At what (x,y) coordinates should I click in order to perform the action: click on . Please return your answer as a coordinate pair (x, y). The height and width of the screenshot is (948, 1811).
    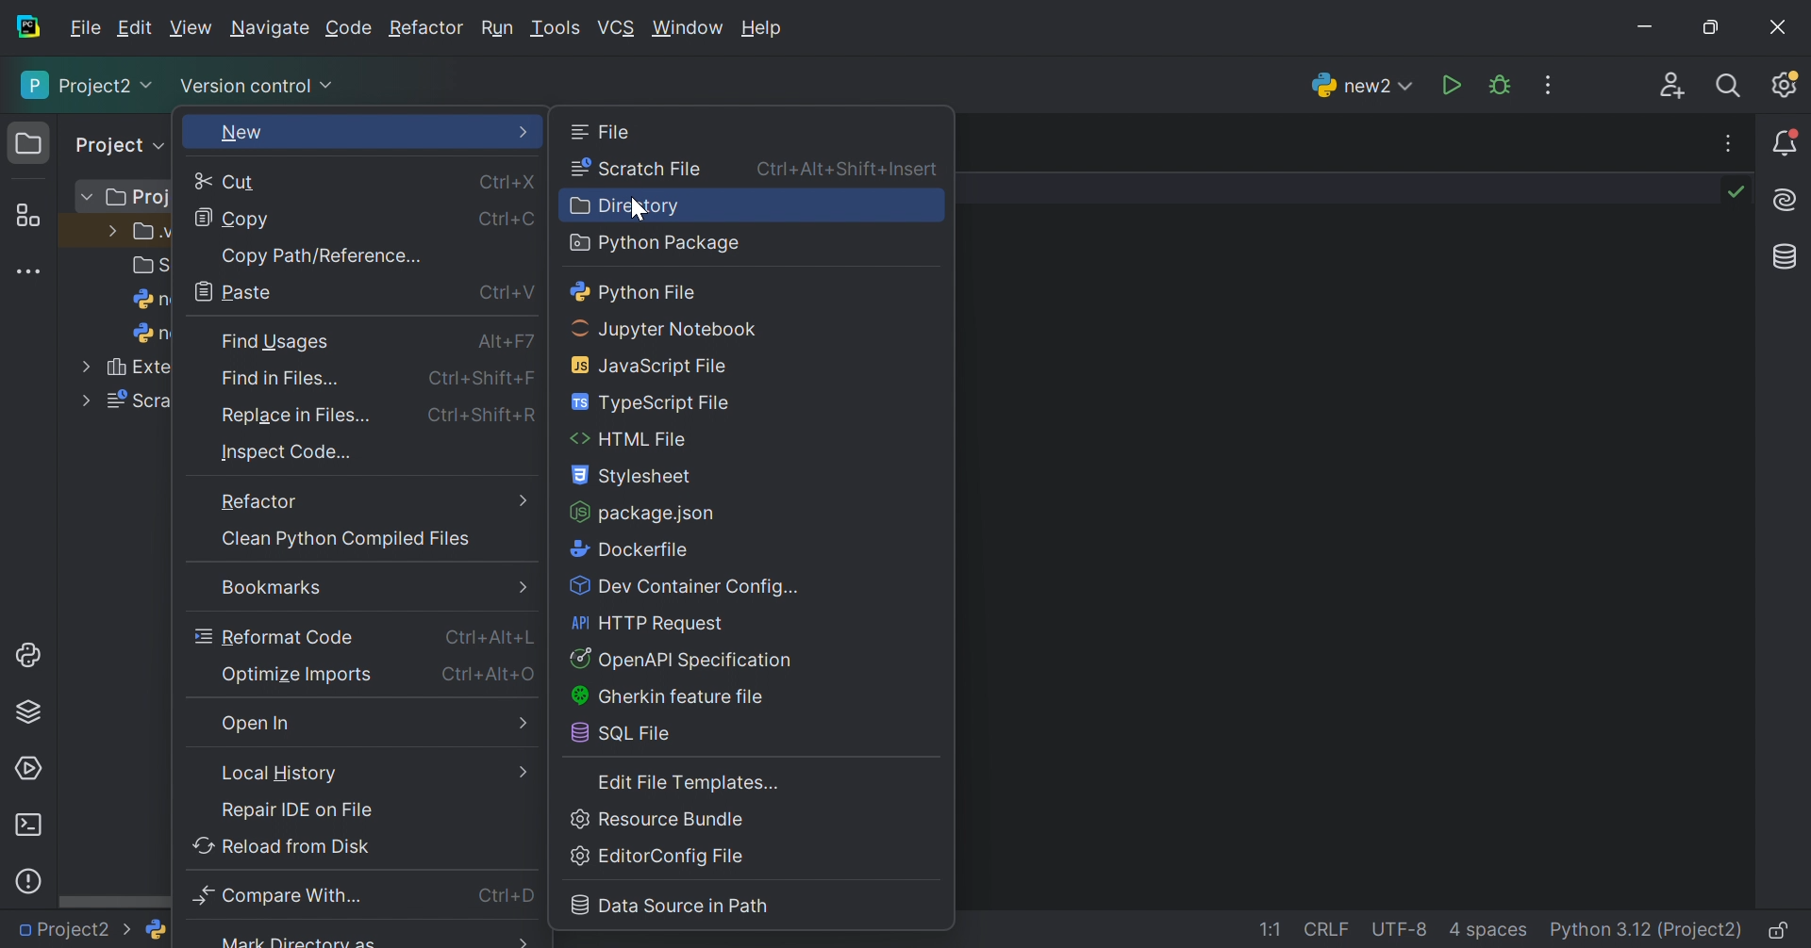
    Looking at the image, I should click on (634, 549).